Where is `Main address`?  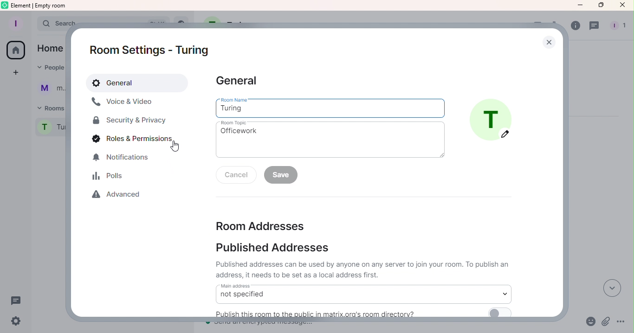 Main address is located at coordinates (363, 293).